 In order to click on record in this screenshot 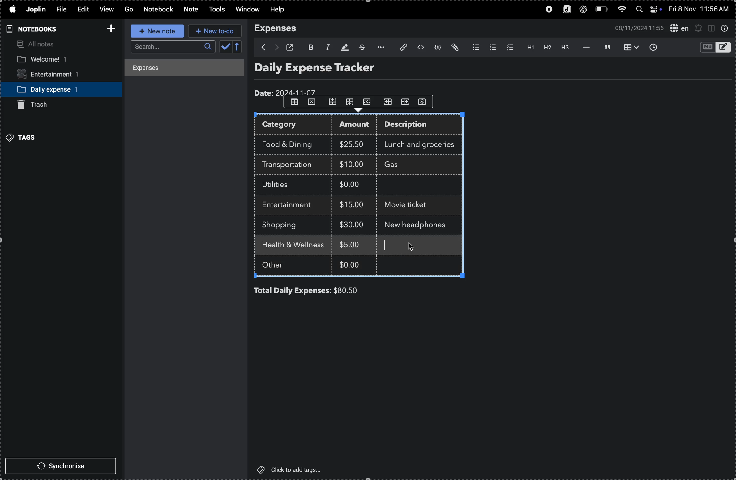, I will do `click(547, 10)`.